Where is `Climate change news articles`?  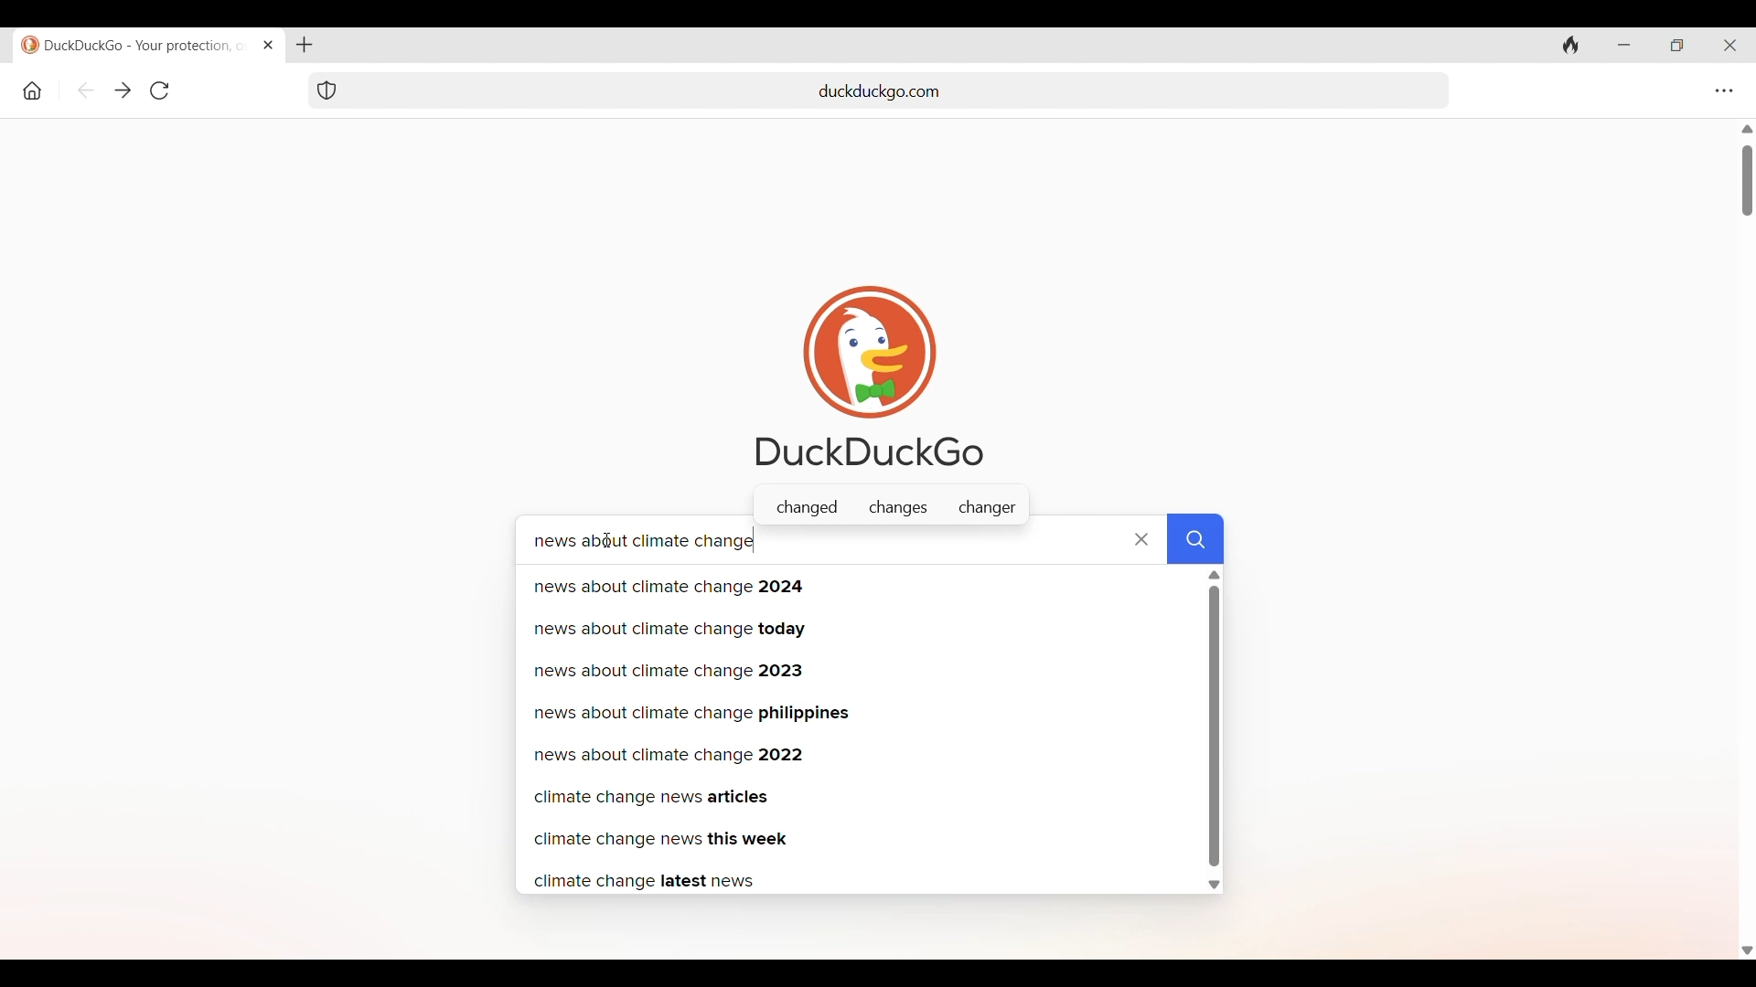 Climate change news articles is located at coordinates (861, 797).